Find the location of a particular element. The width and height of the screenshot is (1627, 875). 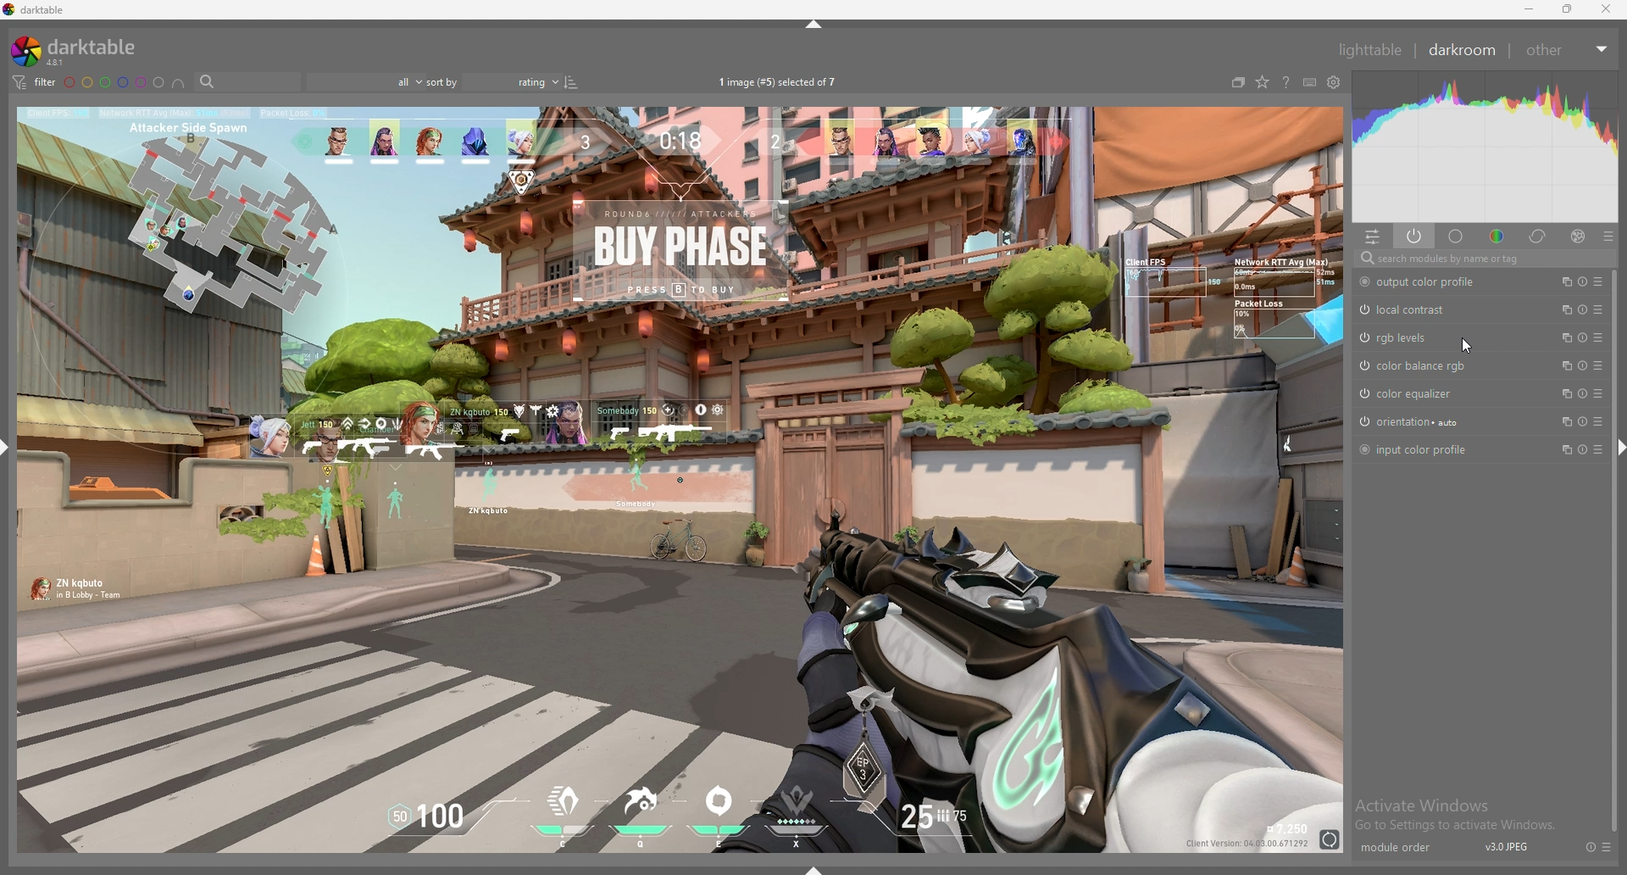

cursor is located at coordinates (1468, 344).